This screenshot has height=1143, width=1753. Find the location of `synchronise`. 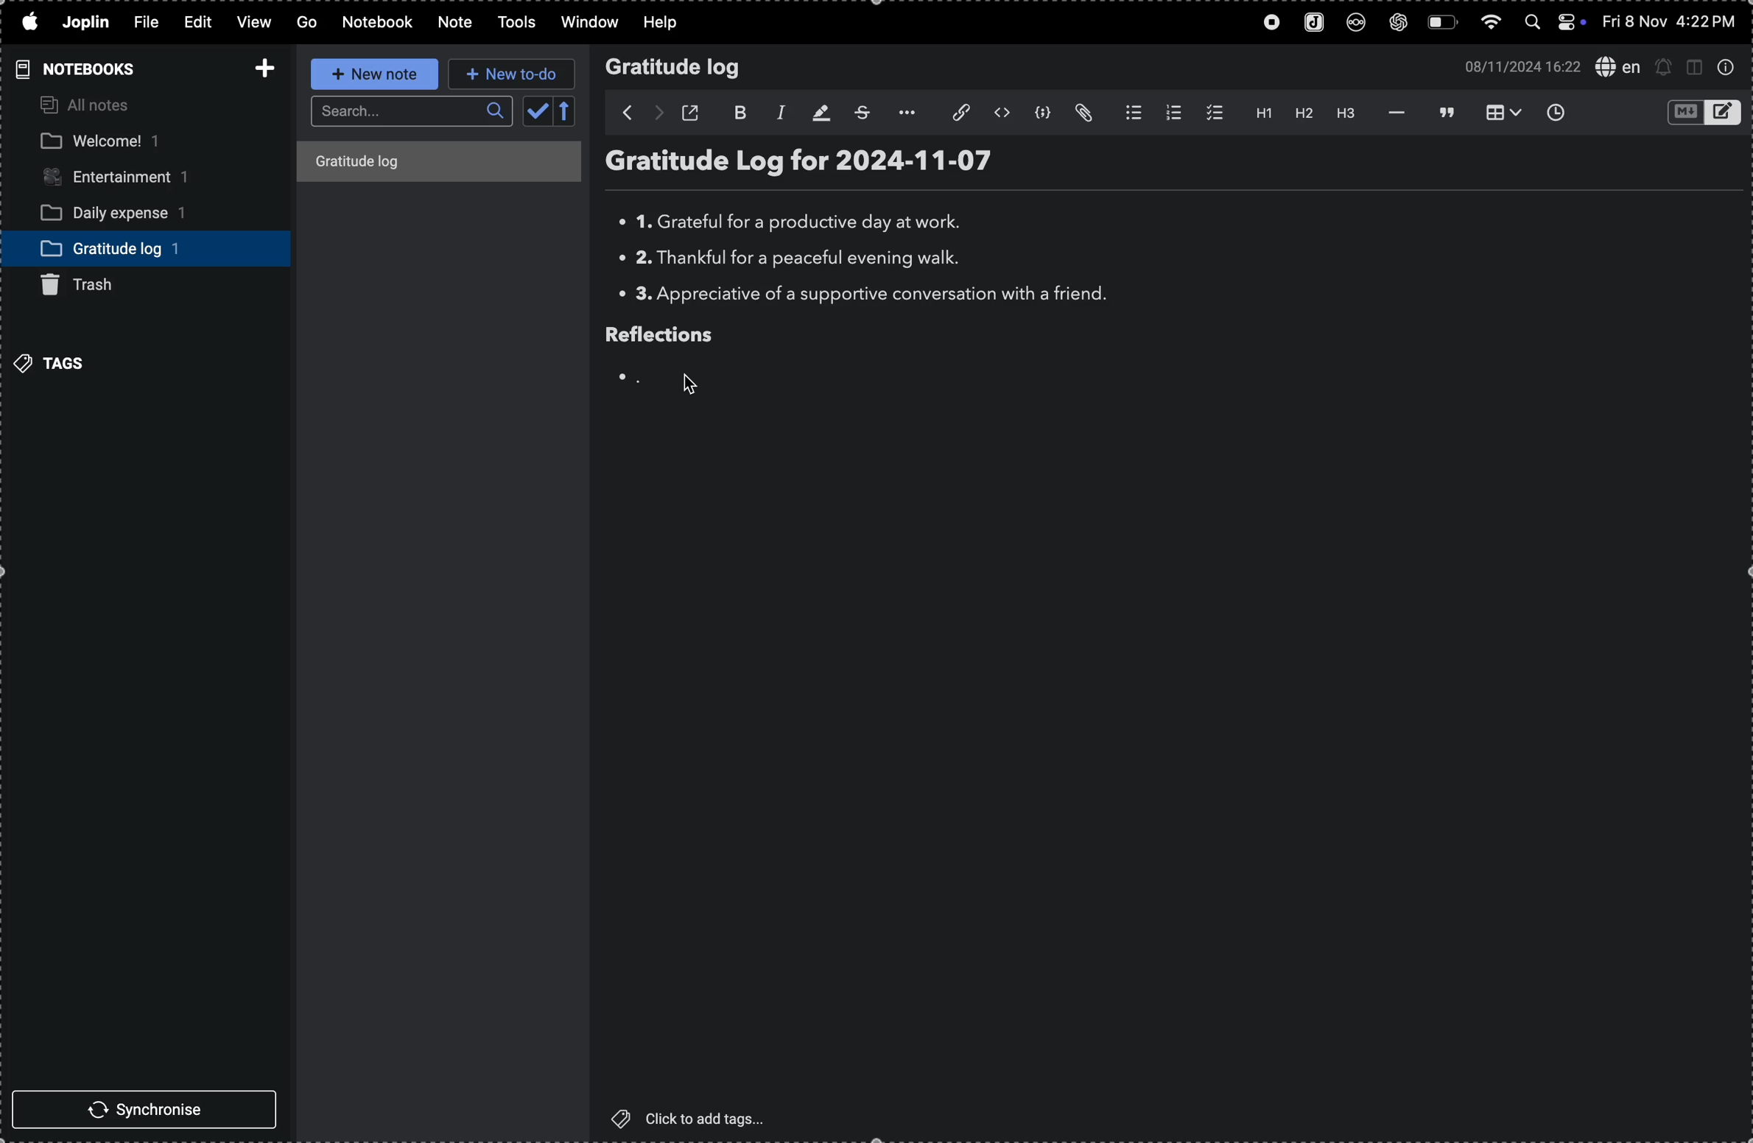

synchronise is located at coordinates (148, 1110).